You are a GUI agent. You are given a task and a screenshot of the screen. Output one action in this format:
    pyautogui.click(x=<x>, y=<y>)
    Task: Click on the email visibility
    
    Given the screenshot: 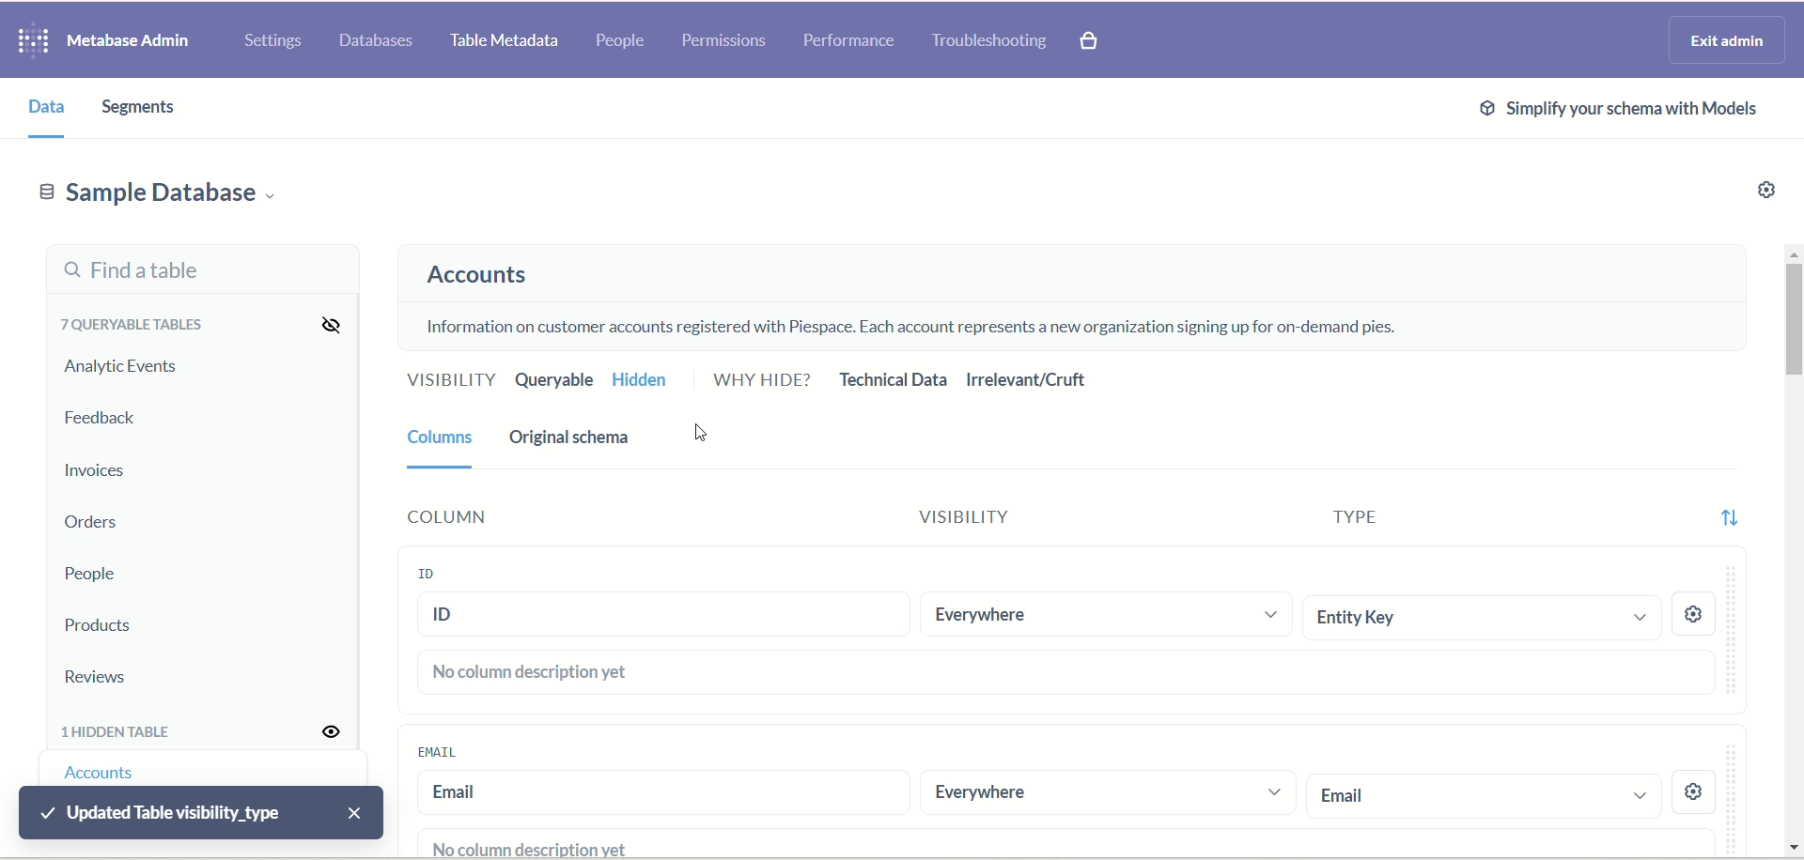 What is the action you would take?
    pyautogui.click(x=1103, y=793)
    